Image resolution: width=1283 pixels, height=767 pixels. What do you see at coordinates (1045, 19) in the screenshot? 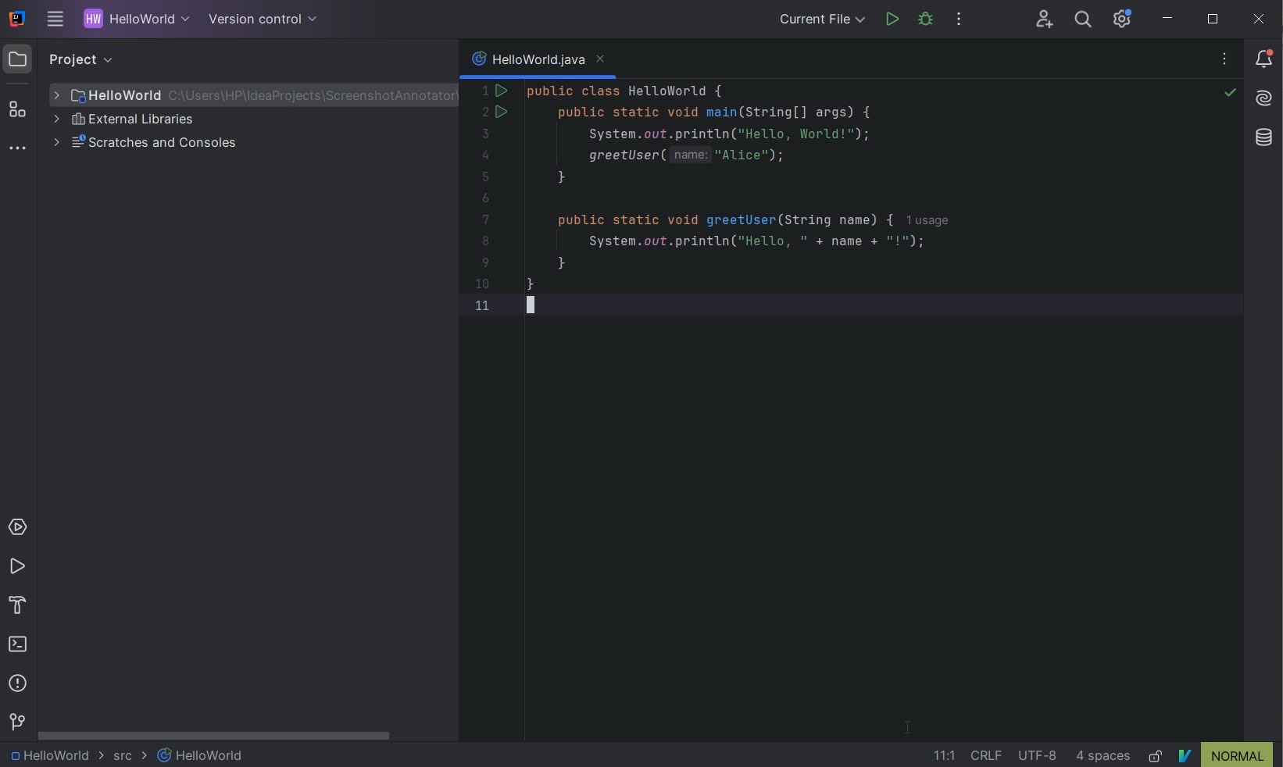
I see `CODE WITH ME` at bounding box center [1045, 19].